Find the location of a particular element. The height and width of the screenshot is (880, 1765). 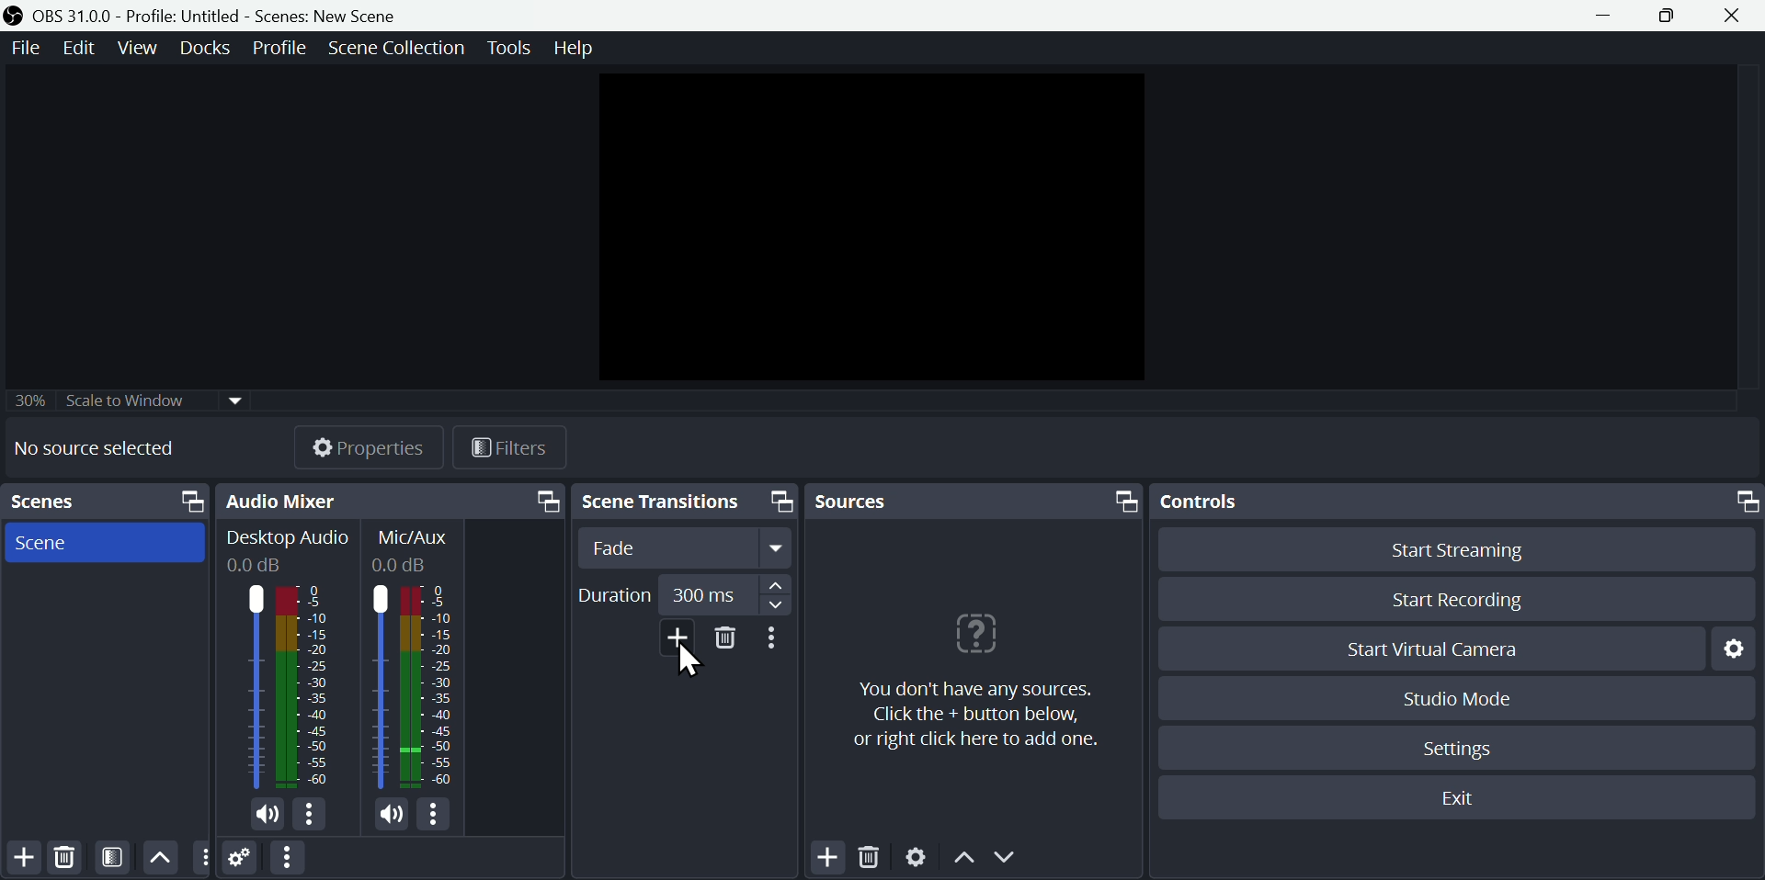

Filters is located at coordinates (523, 450).